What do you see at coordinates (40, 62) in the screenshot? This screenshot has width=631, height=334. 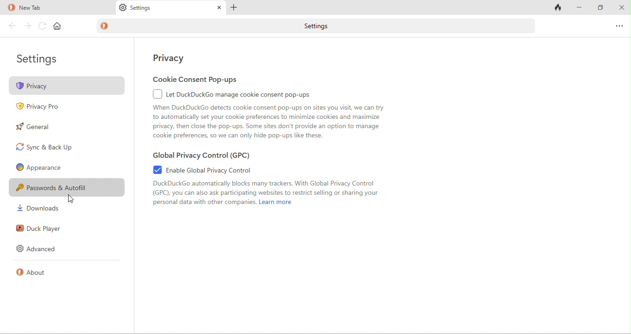 I see `settings` at bounding box center [40, 62].